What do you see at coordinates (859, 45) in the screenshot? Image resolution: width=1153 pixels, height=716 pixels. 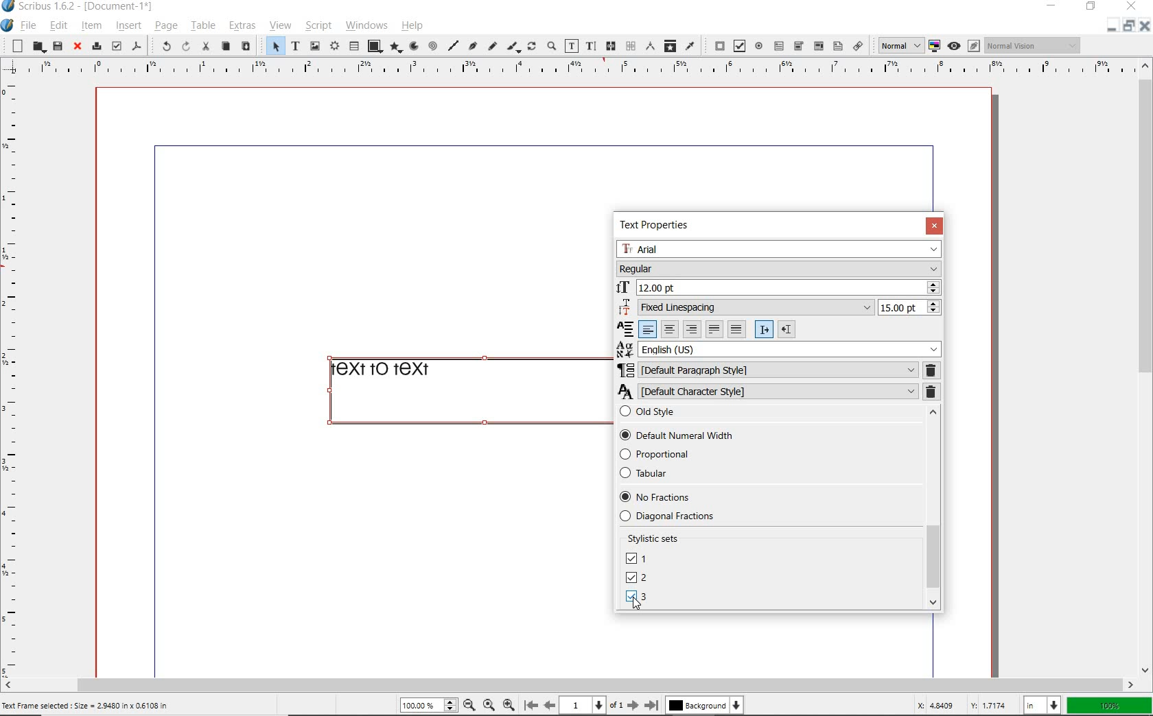 I see `link annotation` at bounding box center [859, 45].